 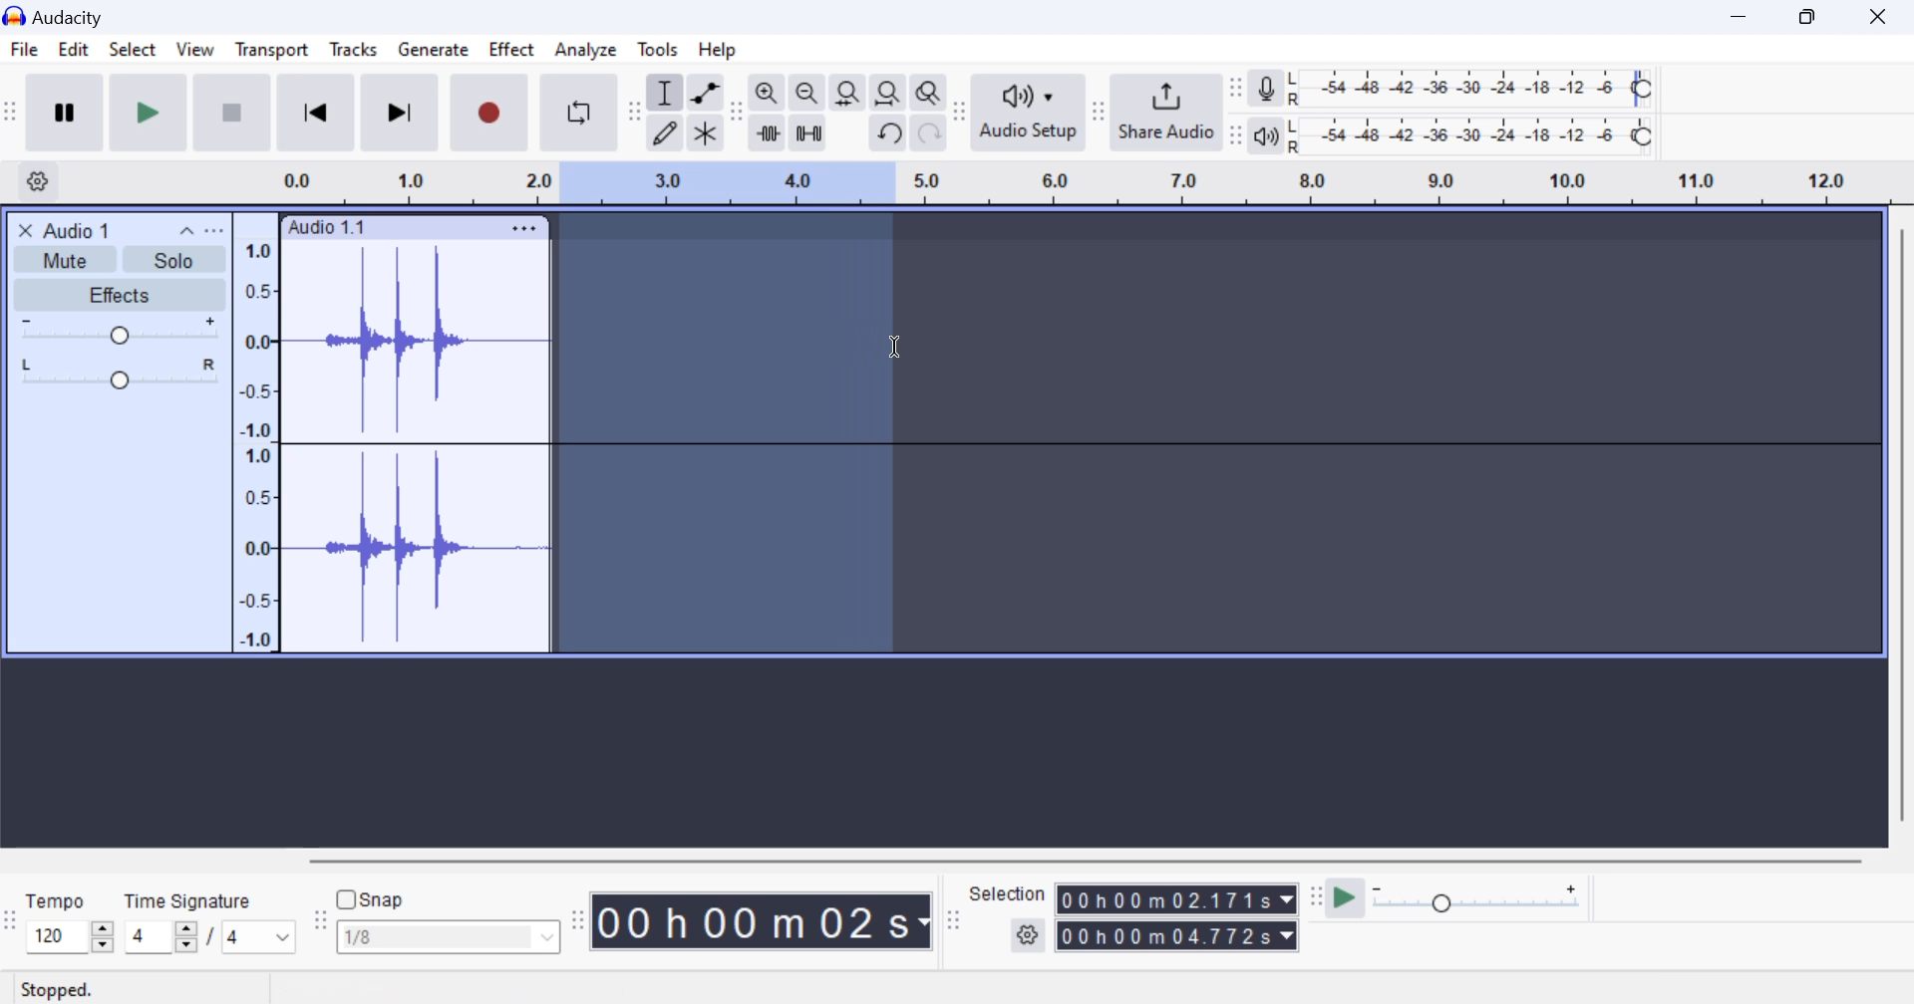 I want to click on Tools, so click(x=659, y=48).